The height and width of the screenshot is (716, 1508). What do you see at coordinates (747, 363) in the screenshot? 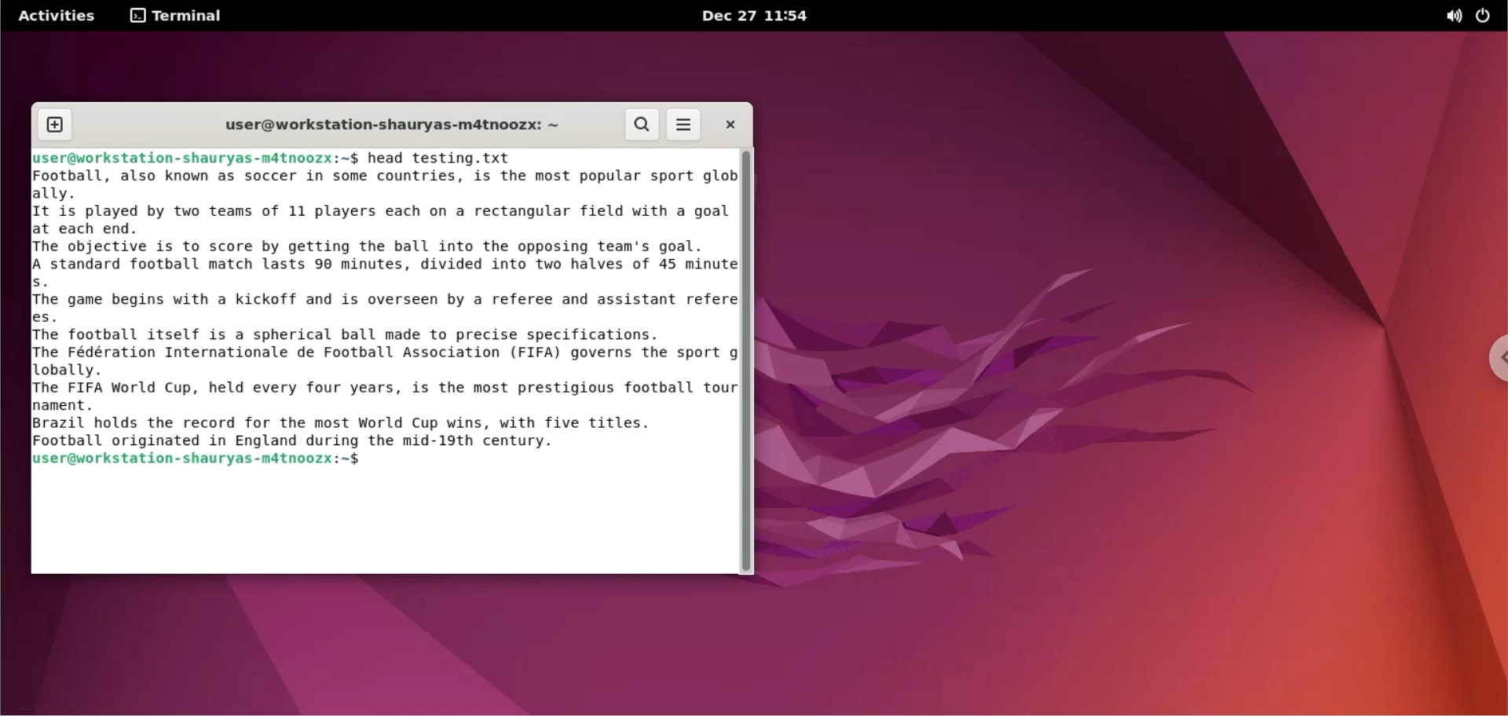
I see `scroll bar` at bounding box center [747, 363].